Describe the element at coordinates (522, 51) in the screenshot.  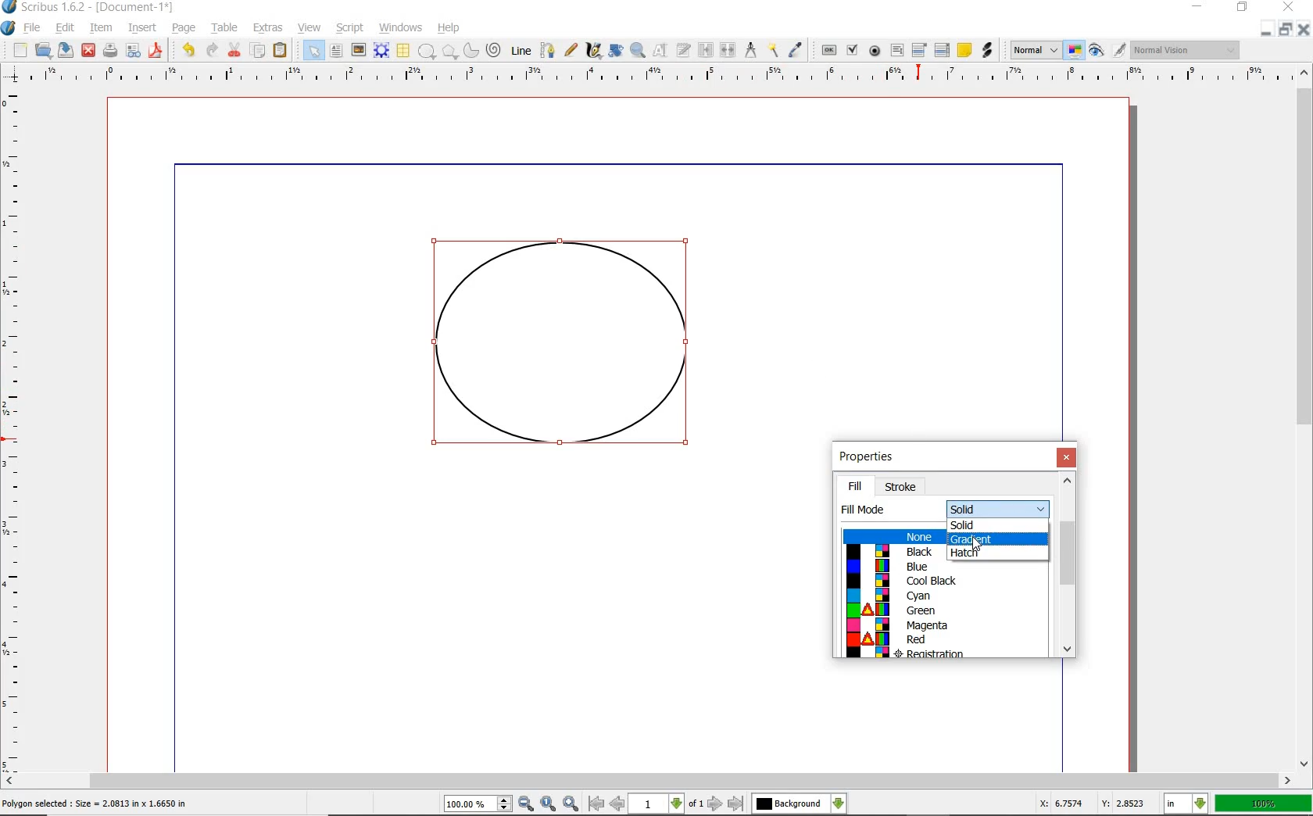
I see `LINE` at that location.